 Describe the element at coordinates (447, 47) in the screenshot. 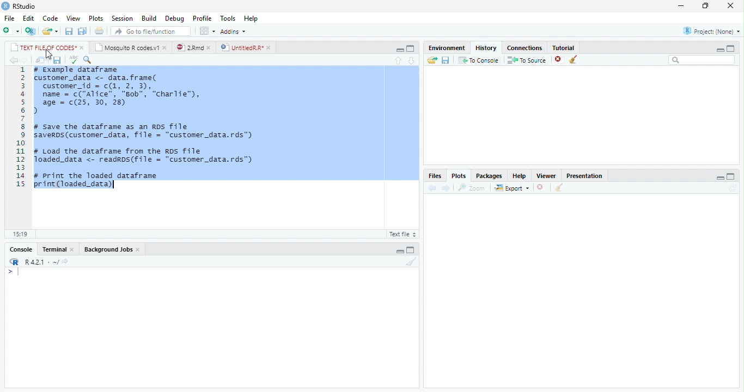

I see `Environment` at that location.